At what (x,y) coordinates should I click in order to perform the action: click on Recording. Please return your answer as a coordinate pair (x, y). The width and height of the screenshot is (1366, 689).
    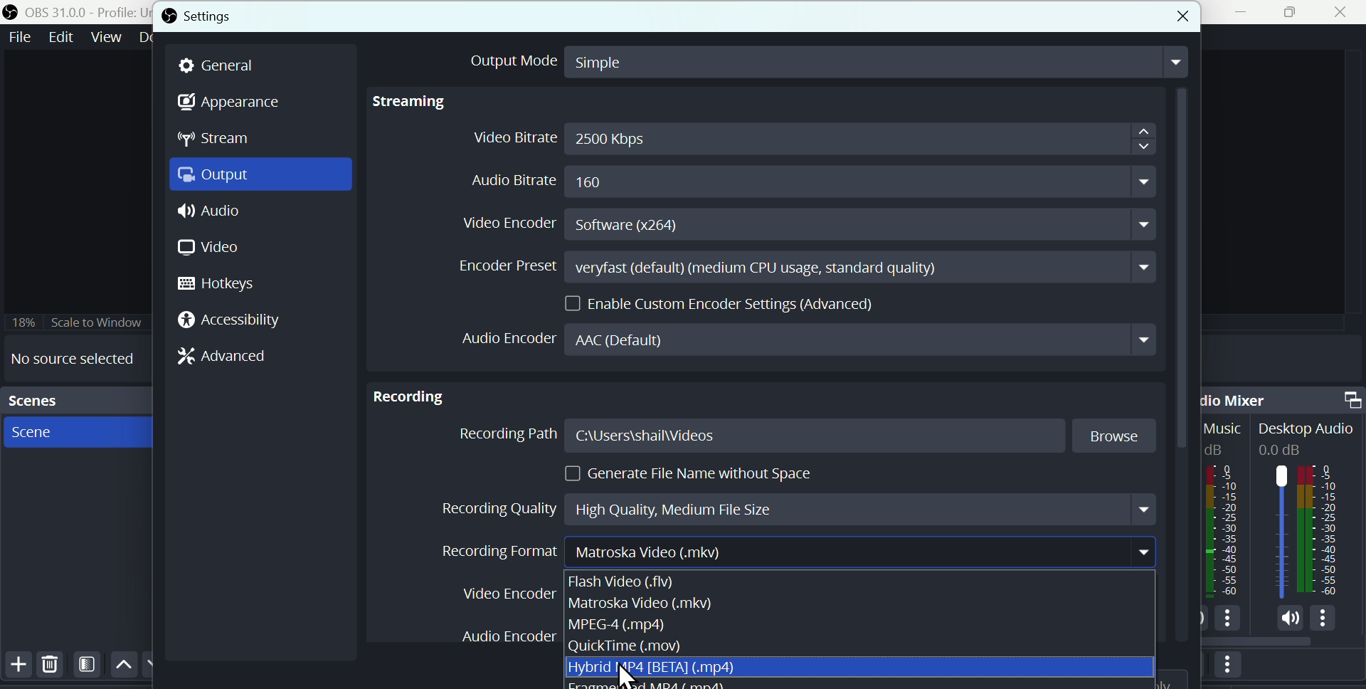
    Looking at the image, I should click on (403, 398).